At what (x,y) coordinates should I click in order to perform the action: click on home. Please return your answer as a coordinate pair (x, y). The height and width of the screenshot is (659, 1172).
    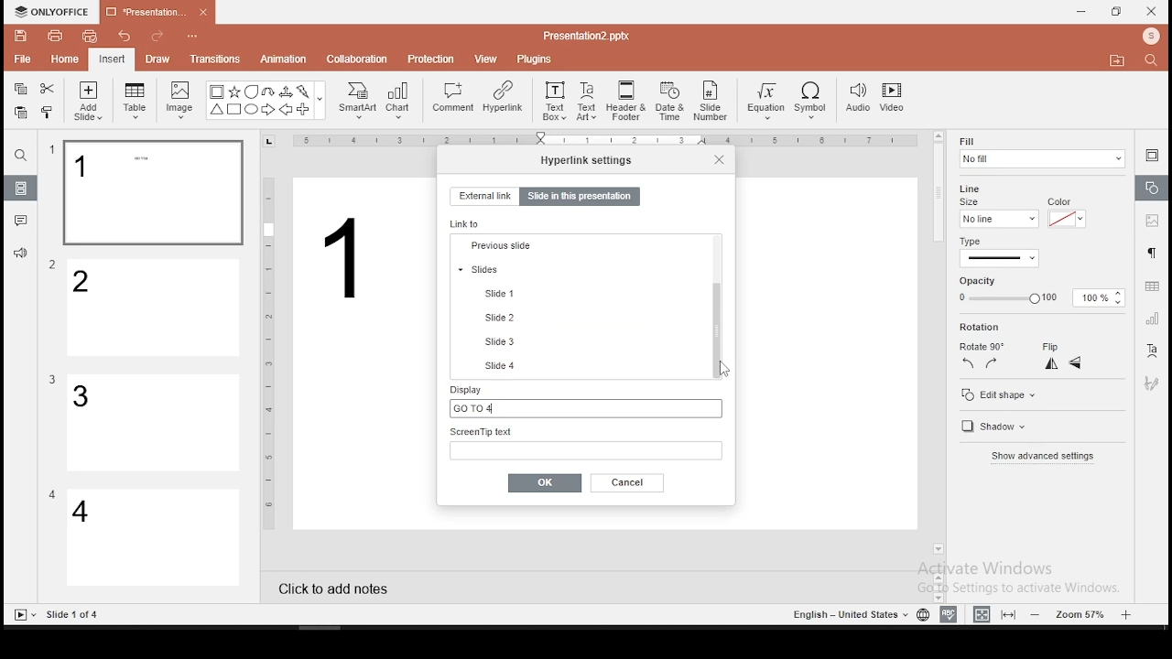
    Looking at the image, I should click on (63, 59).